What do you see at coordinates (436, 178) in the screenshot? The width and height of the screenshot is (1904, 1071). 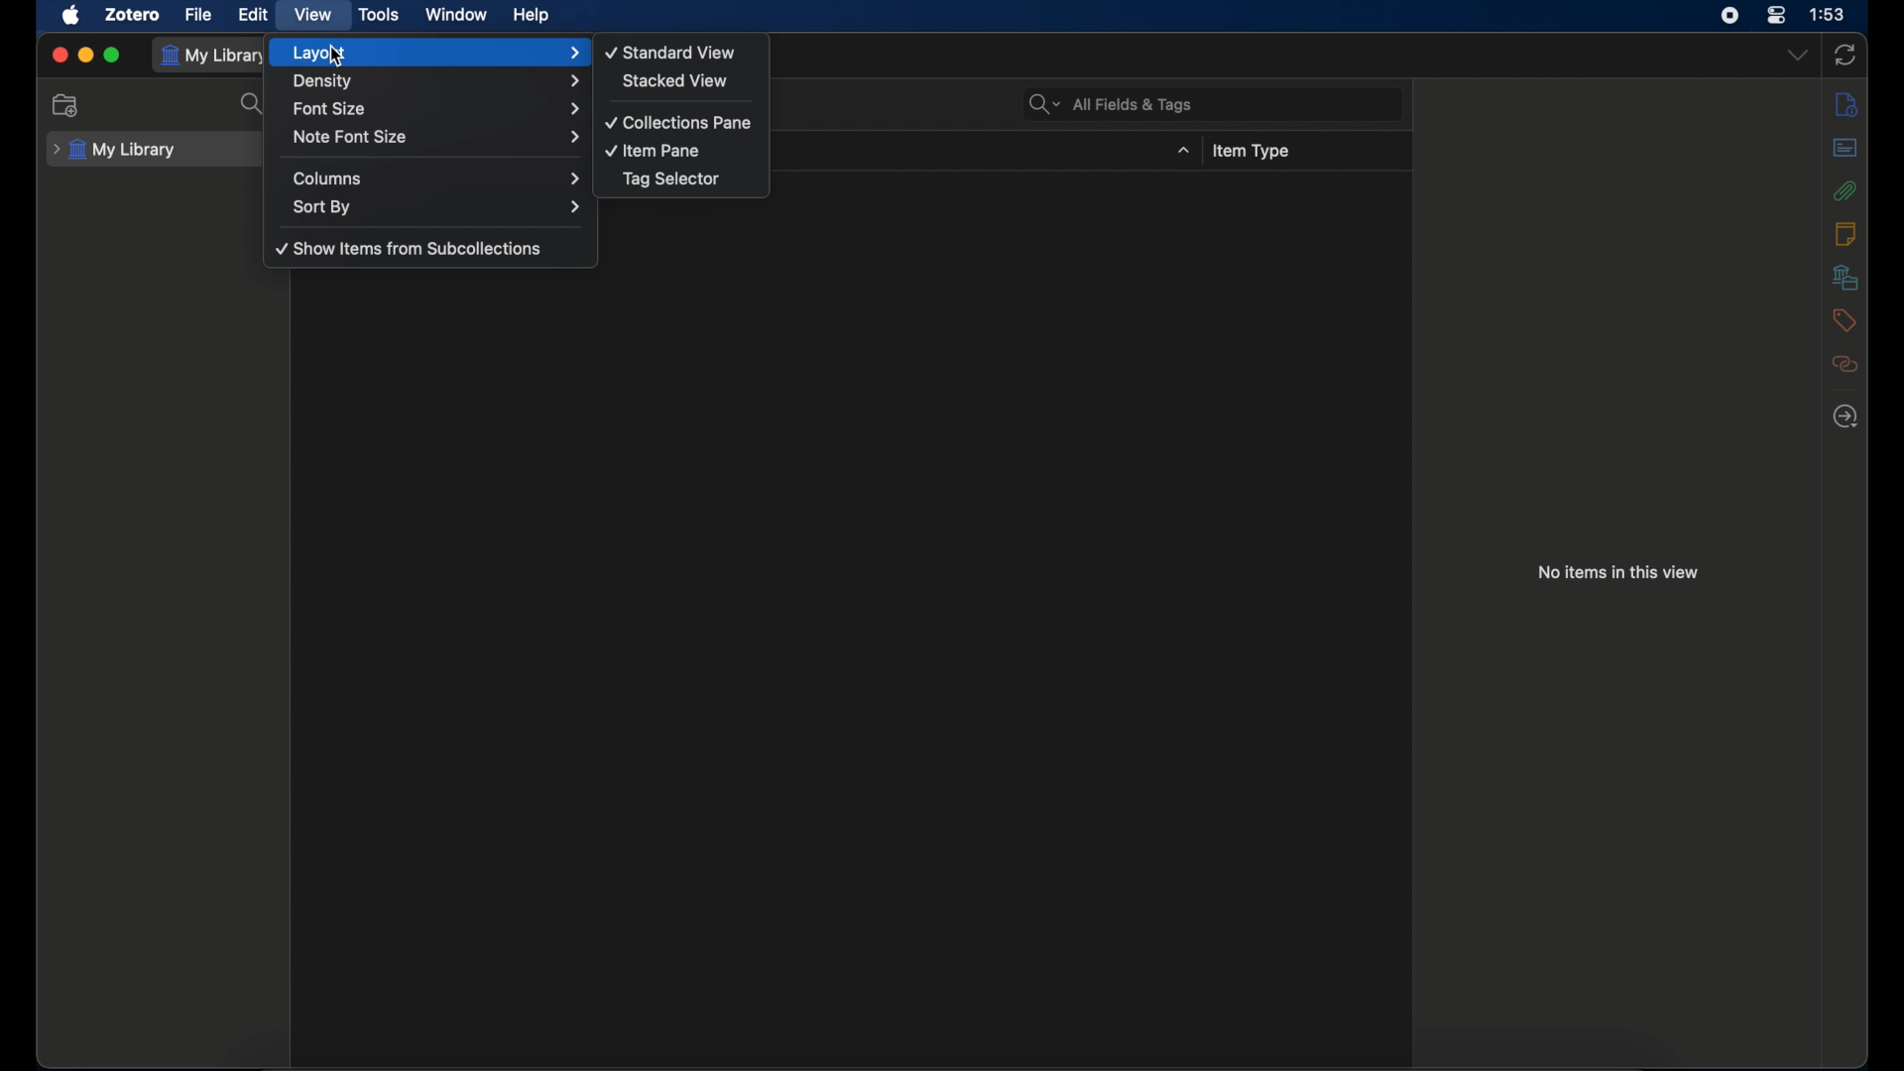 I see `columns` at bounding box center [436, 178].